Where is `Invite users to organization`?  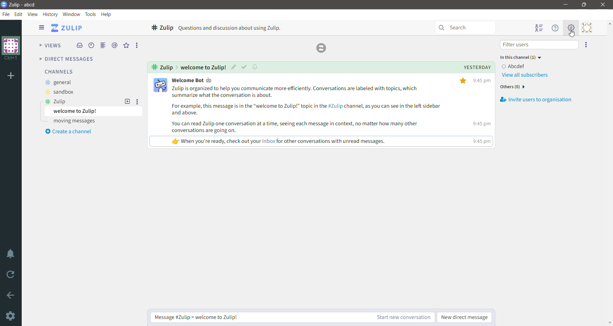
Invite users to organization is located at coordinates (535, 100).